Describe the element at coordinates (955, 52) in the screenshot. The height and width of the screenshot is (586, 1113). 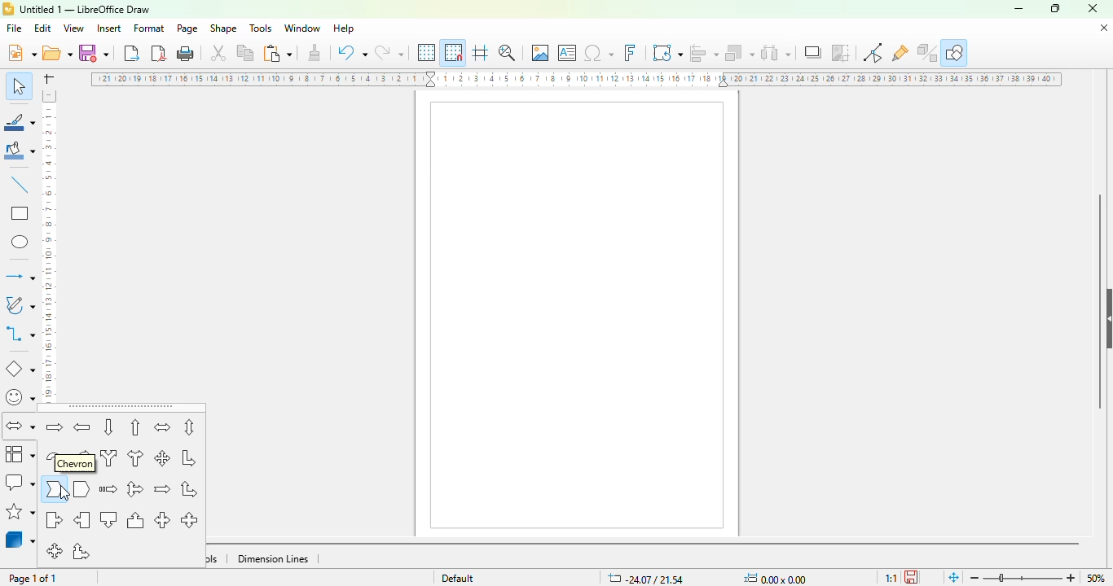
I see `show draw functions` at that location.